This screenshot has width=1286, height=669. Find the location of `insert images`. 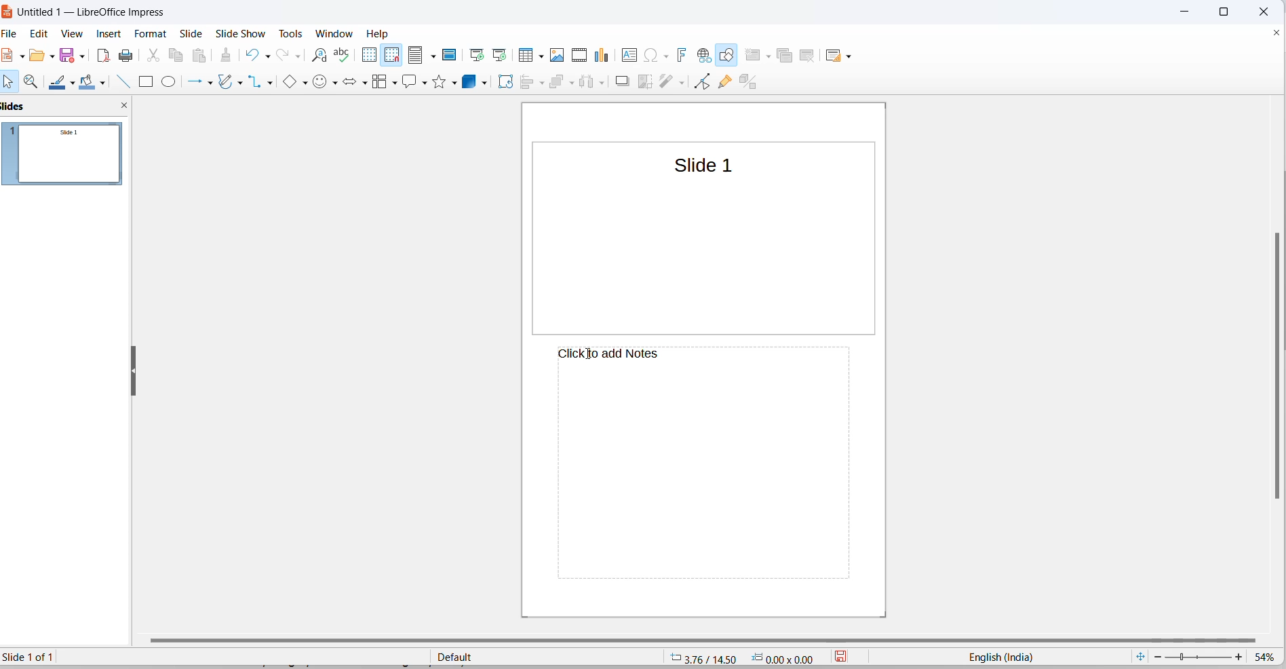

insert images is located at coordinates (559, 56).